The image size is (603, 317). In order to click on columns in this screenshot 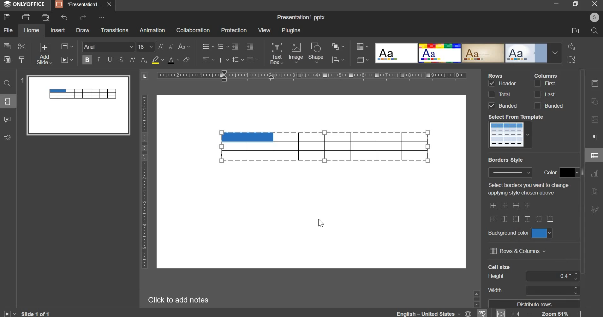, I will do `click(548, 94)`.